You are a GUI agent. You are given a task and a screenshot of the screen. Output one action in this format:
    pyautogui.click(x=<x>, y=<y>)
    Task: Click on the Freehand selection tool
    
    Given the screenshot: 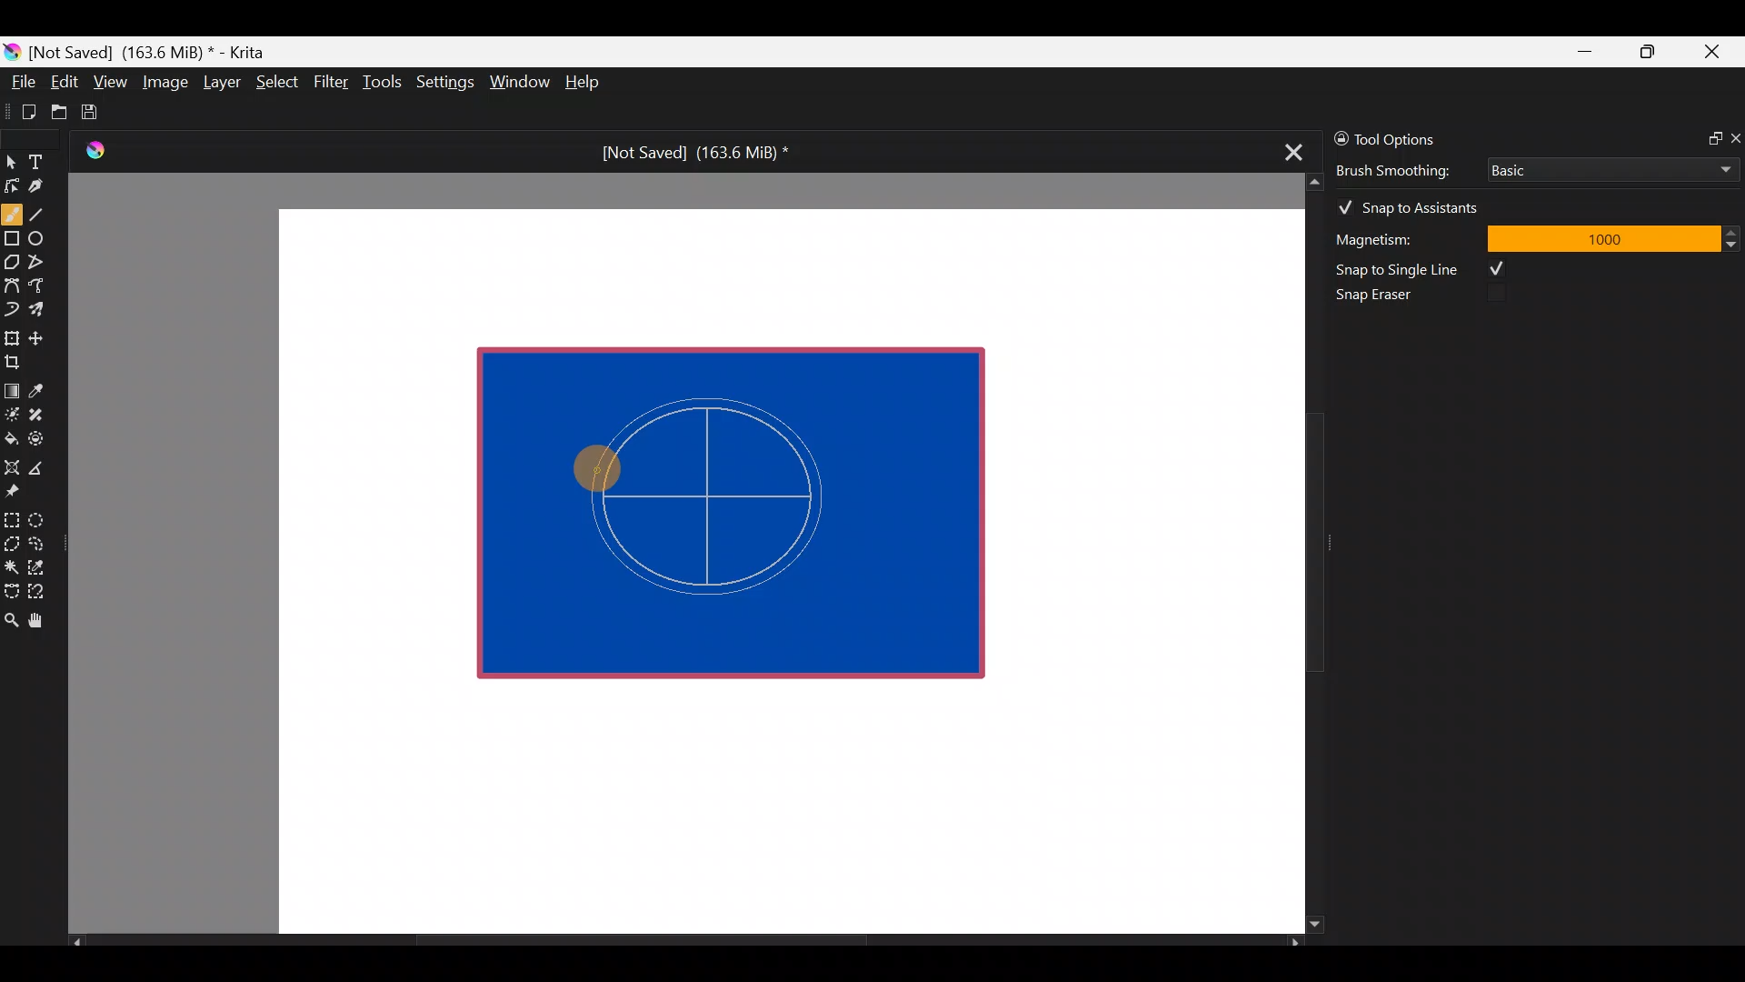 What is the action you would take?
    pyautogui.click(x=40, y=542)
    